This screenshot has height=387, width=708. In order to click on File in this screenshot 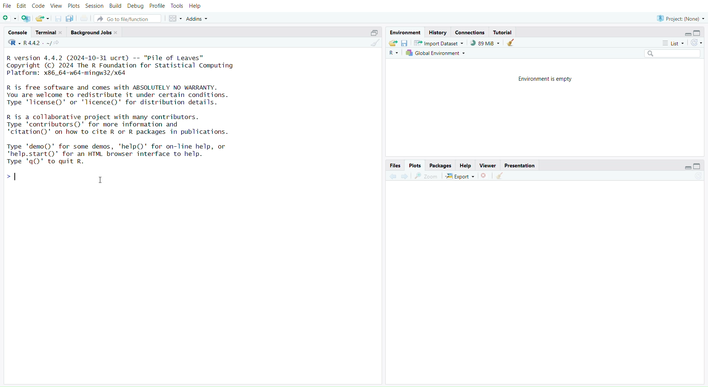, I will do `click(7, 7)`.